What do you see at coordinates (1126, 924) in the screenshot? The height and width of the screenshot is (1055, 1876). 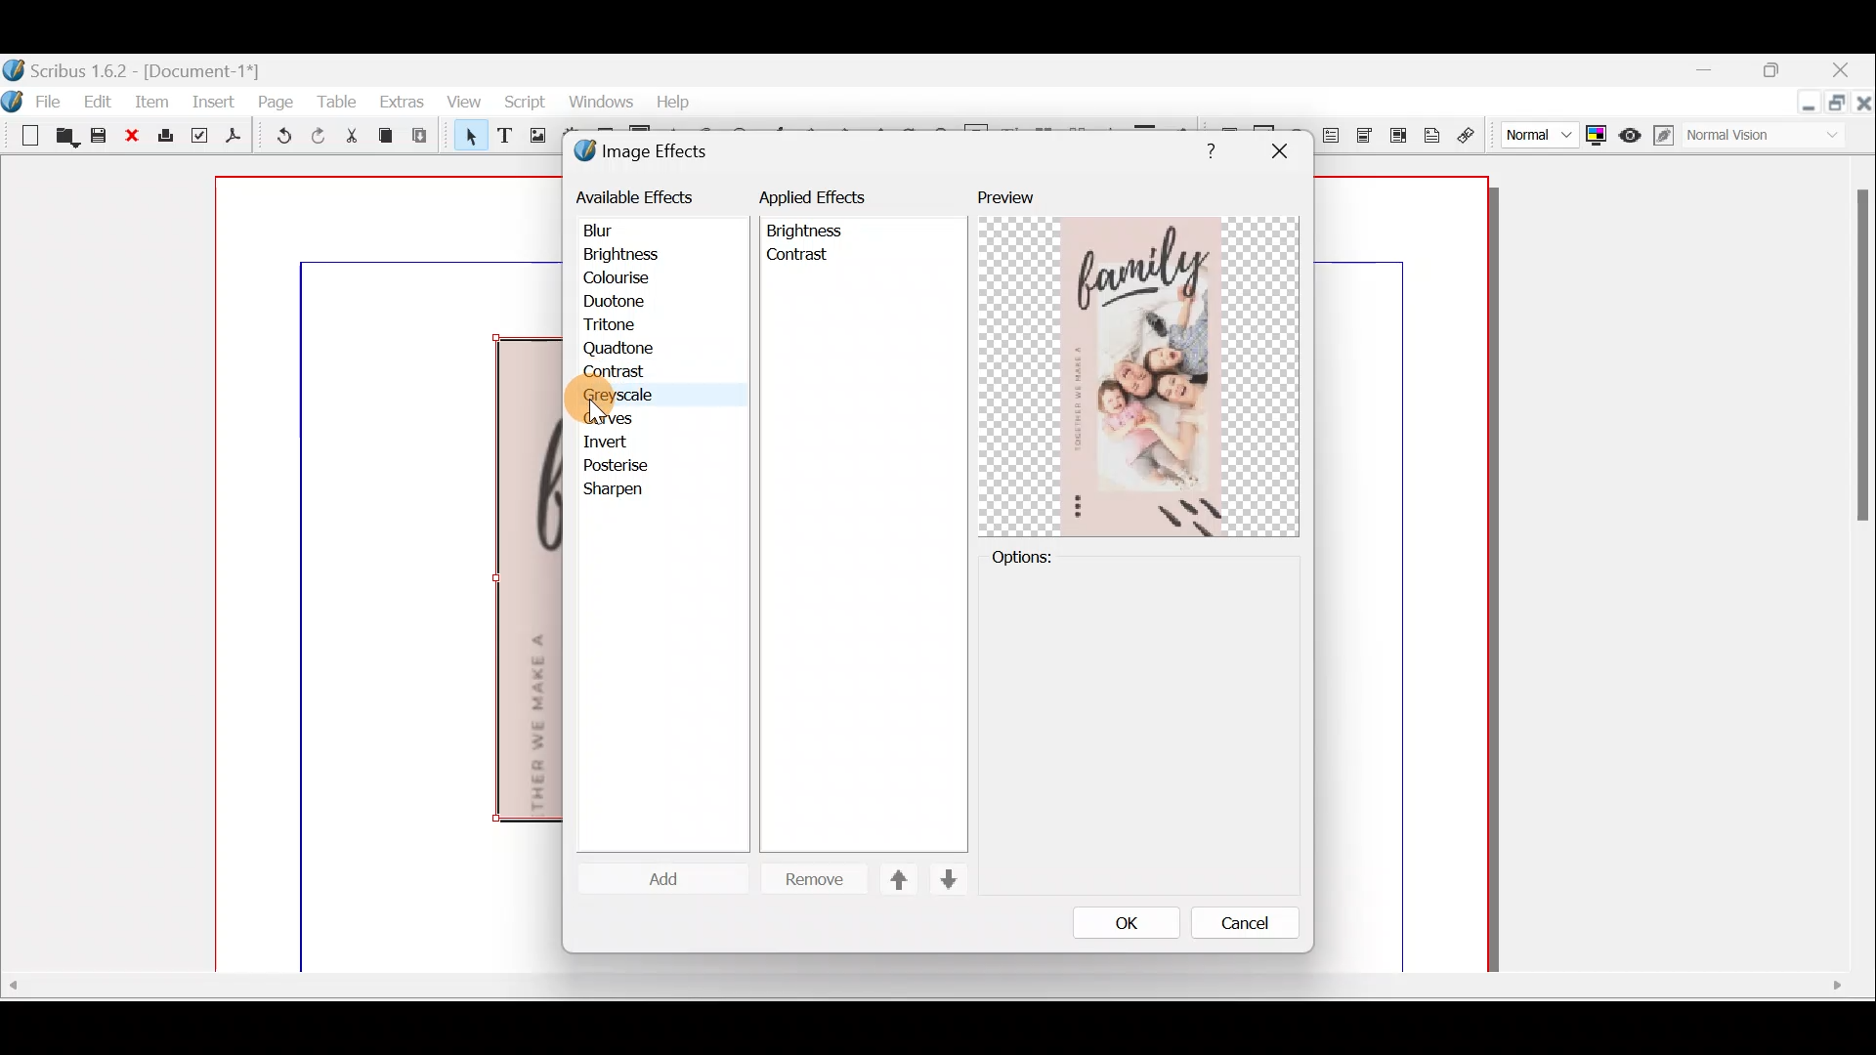 I see `Ok` at bounding box center [1126, 924].